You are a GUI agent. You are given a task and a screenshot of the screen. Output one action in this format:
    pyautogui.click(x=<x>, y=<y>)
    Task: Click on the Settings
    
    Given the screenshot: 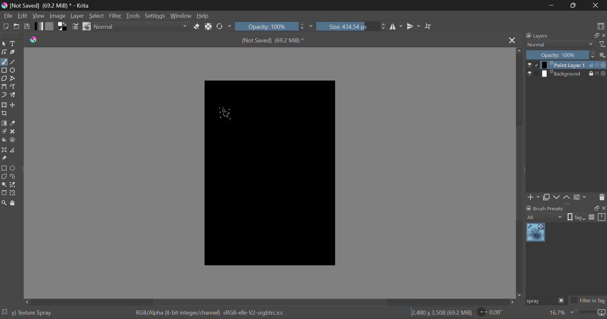 What is the action you would take?
    pyautogui.click(x=581, y=197)
    